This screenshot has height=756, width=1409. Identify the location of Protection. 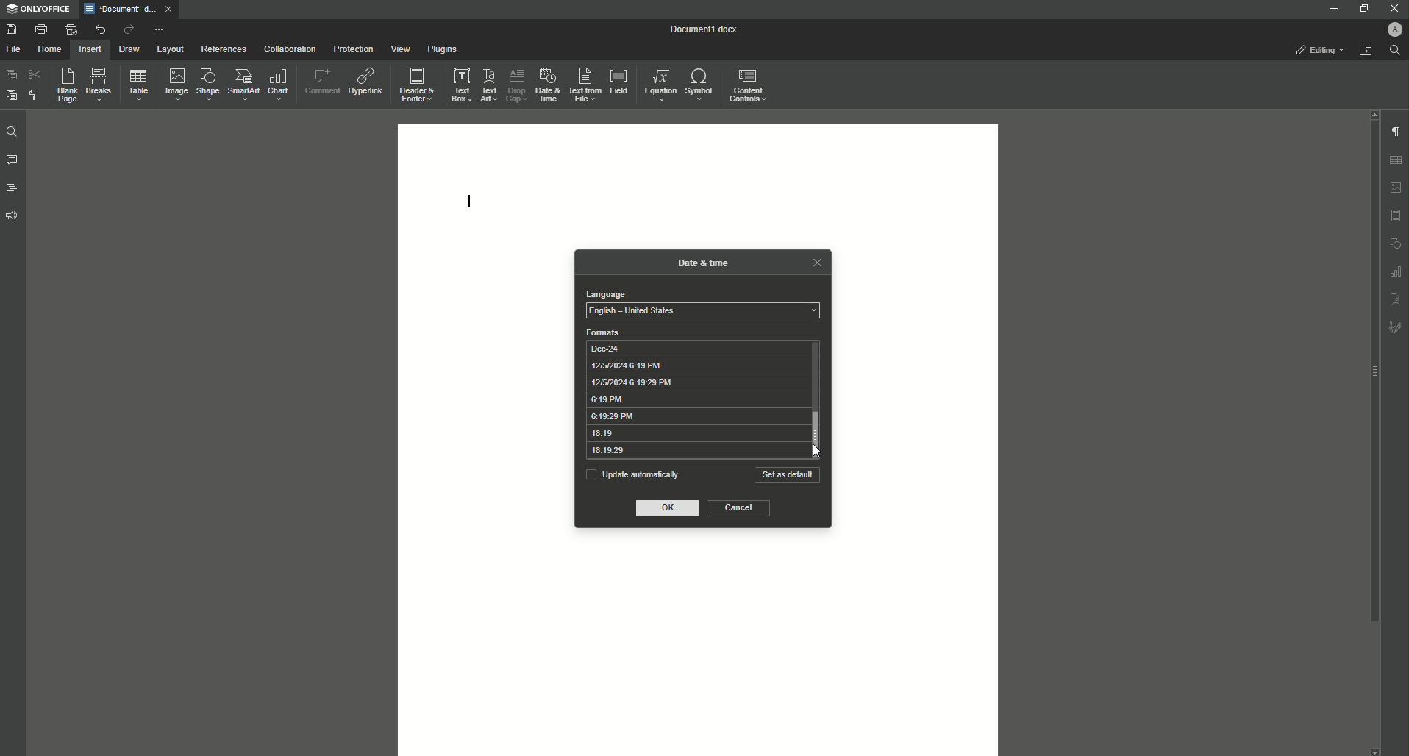
(350, 48).